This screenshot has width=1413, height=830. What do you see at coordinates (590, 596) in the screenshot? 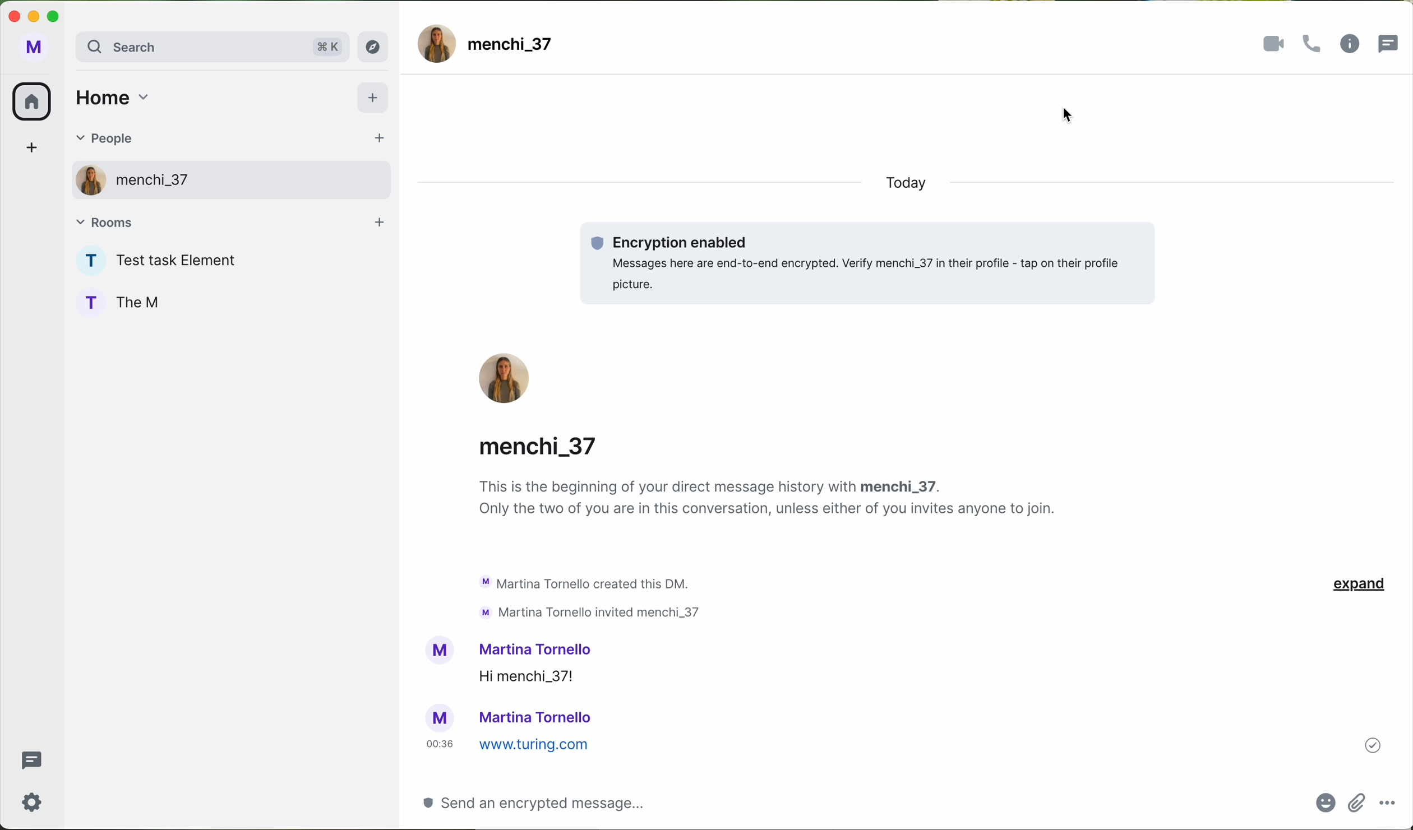
I see `activity chat` at bounding box center [590, 596].